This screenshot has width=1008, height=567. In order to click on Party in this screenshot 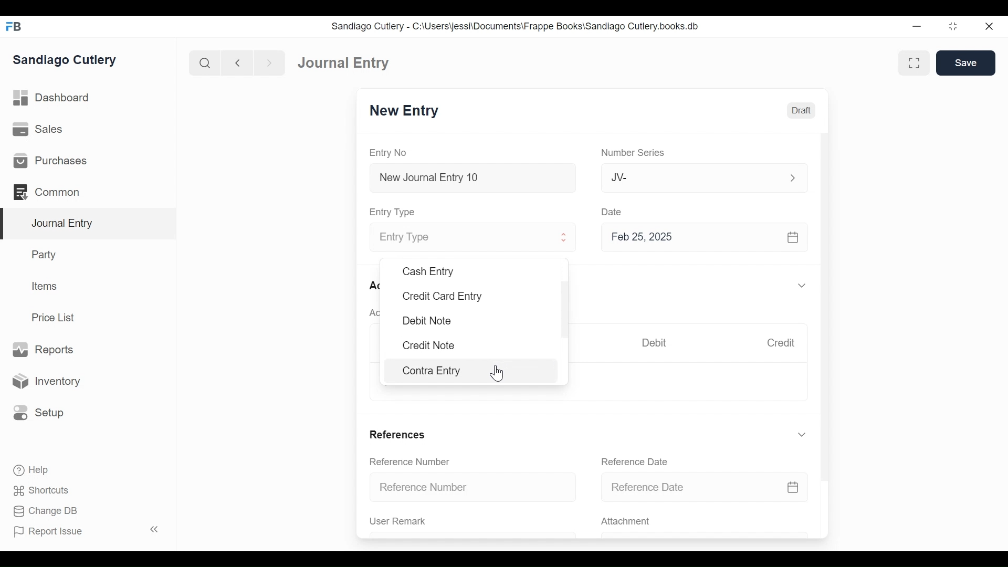, I will do `click(43, 255)`.